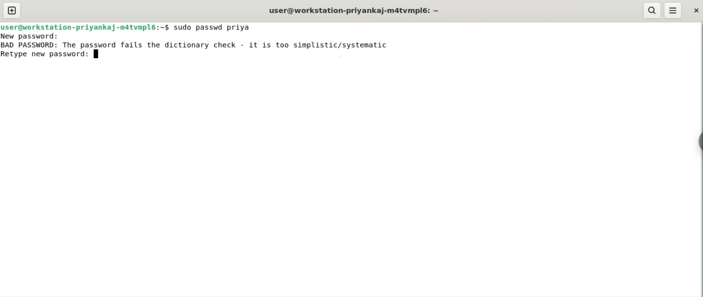 The width and height of the screenshot is (703, 297). What do you see at coordinates (674, 10) in the screenshot?
I see `menu` at bounding box center [674, 10].